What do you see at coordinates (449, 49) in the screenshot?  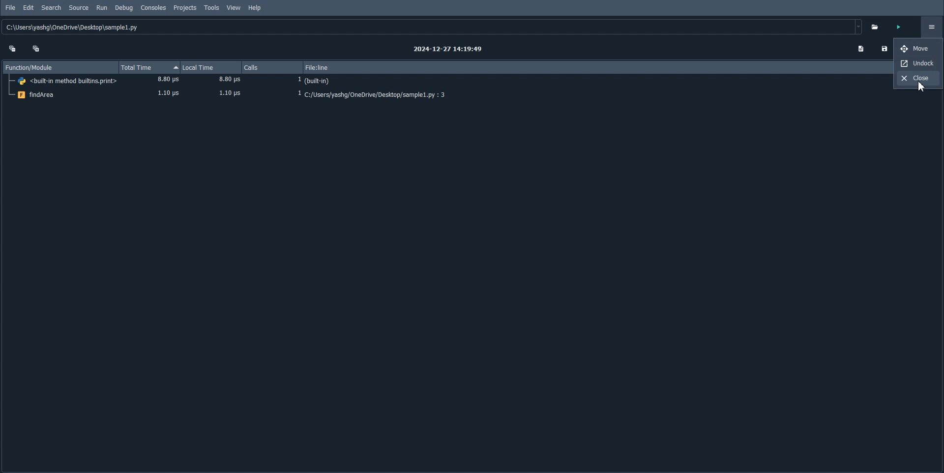 I see `2024-12-17 14:19:49` at bounding box center [449, 49].